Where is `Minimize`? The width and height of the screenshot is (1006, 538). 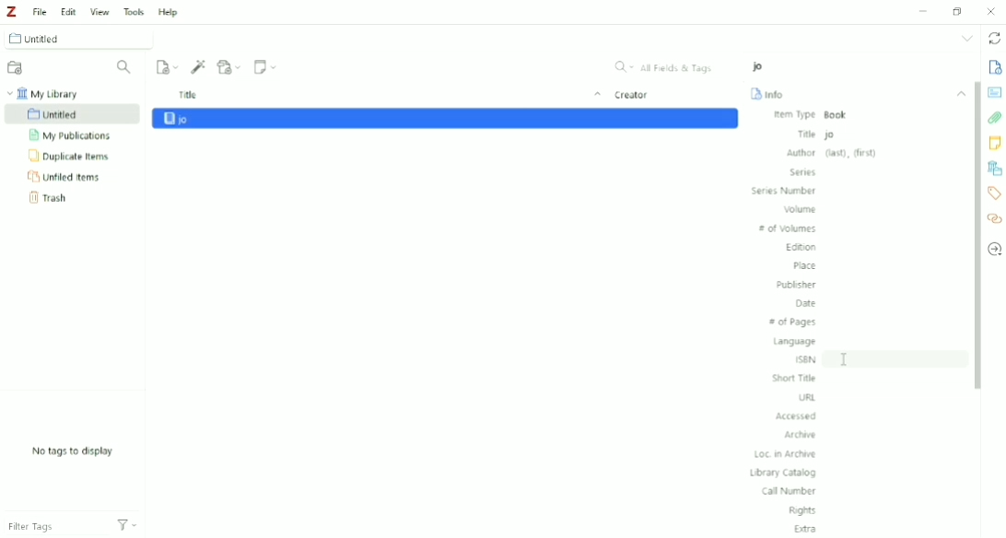
Minimize is located at coordinates (922, 11).